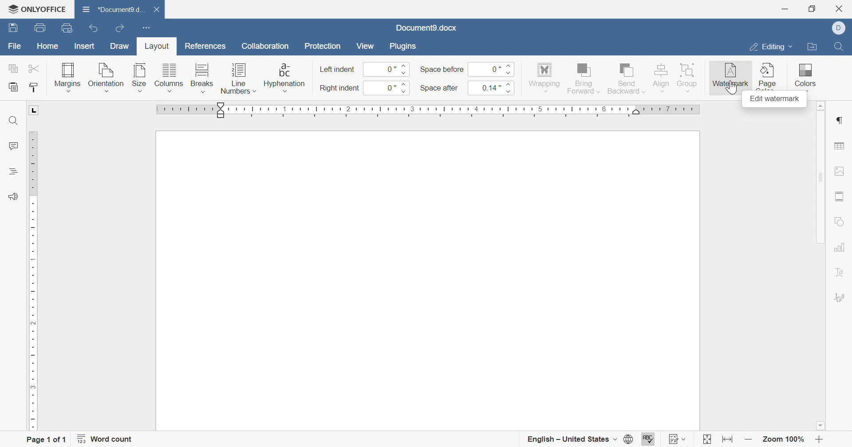 This screenshot has width=852, height=447. Describe the element at coordinates (769, 48) in the screenshot. I see `editing` at that location.